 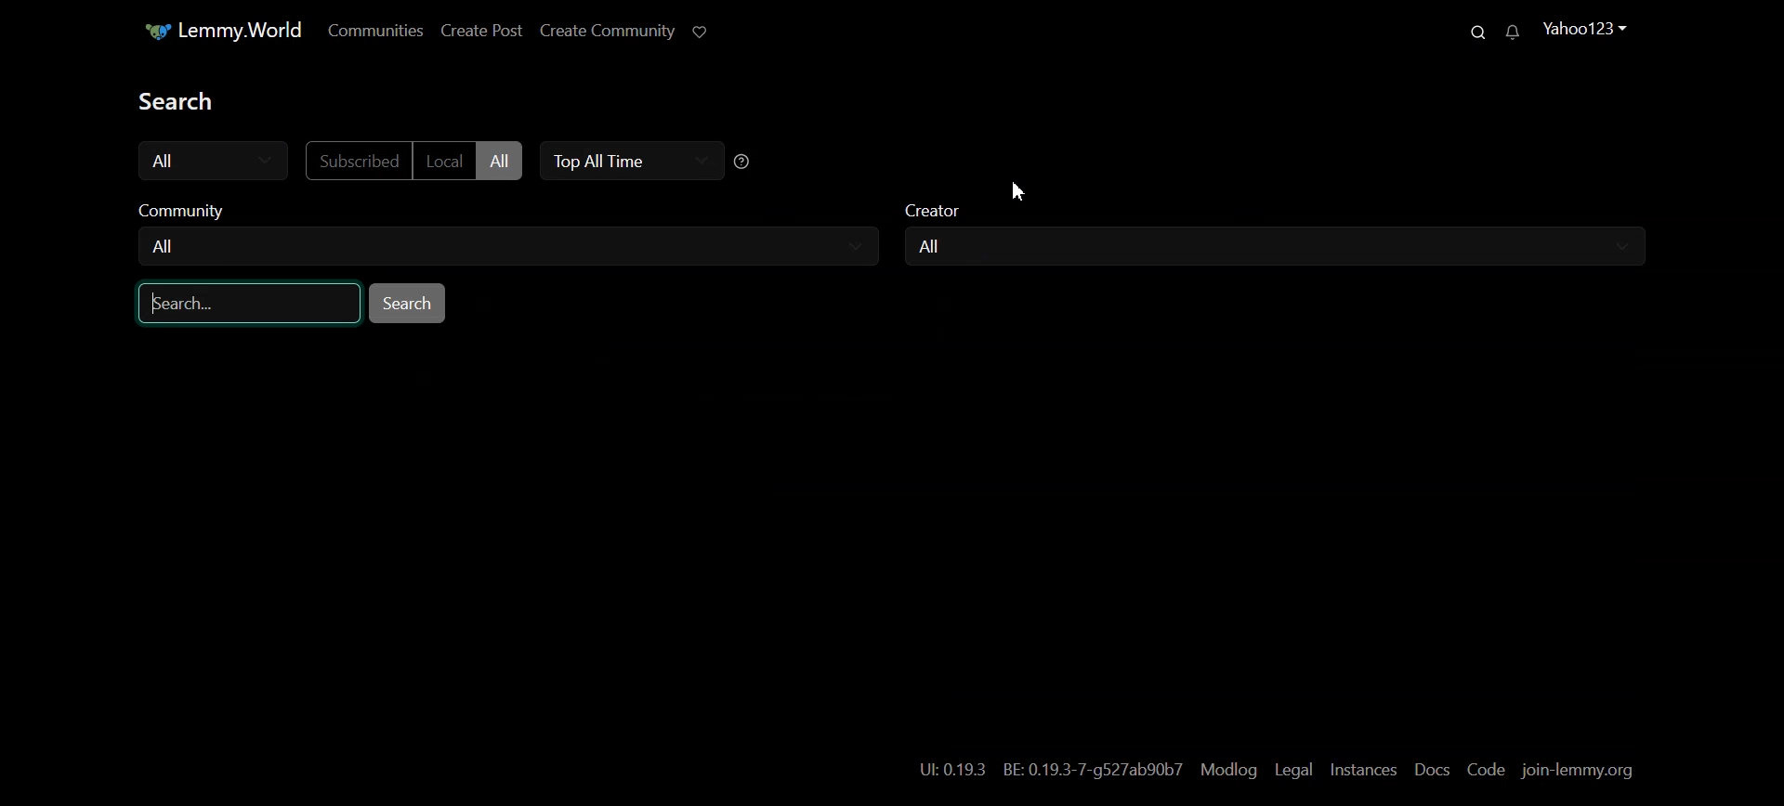 What do you see at coordinates (605, 32) in the screenshot?
I see `Create Community` at bounding box center [605, 32].